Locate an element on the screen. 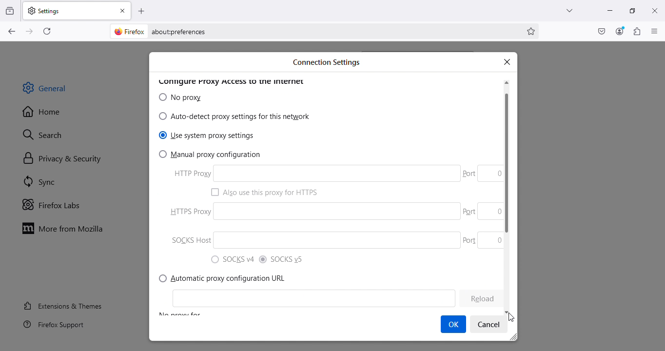  Open application menu is located at coordinates (655, 31).